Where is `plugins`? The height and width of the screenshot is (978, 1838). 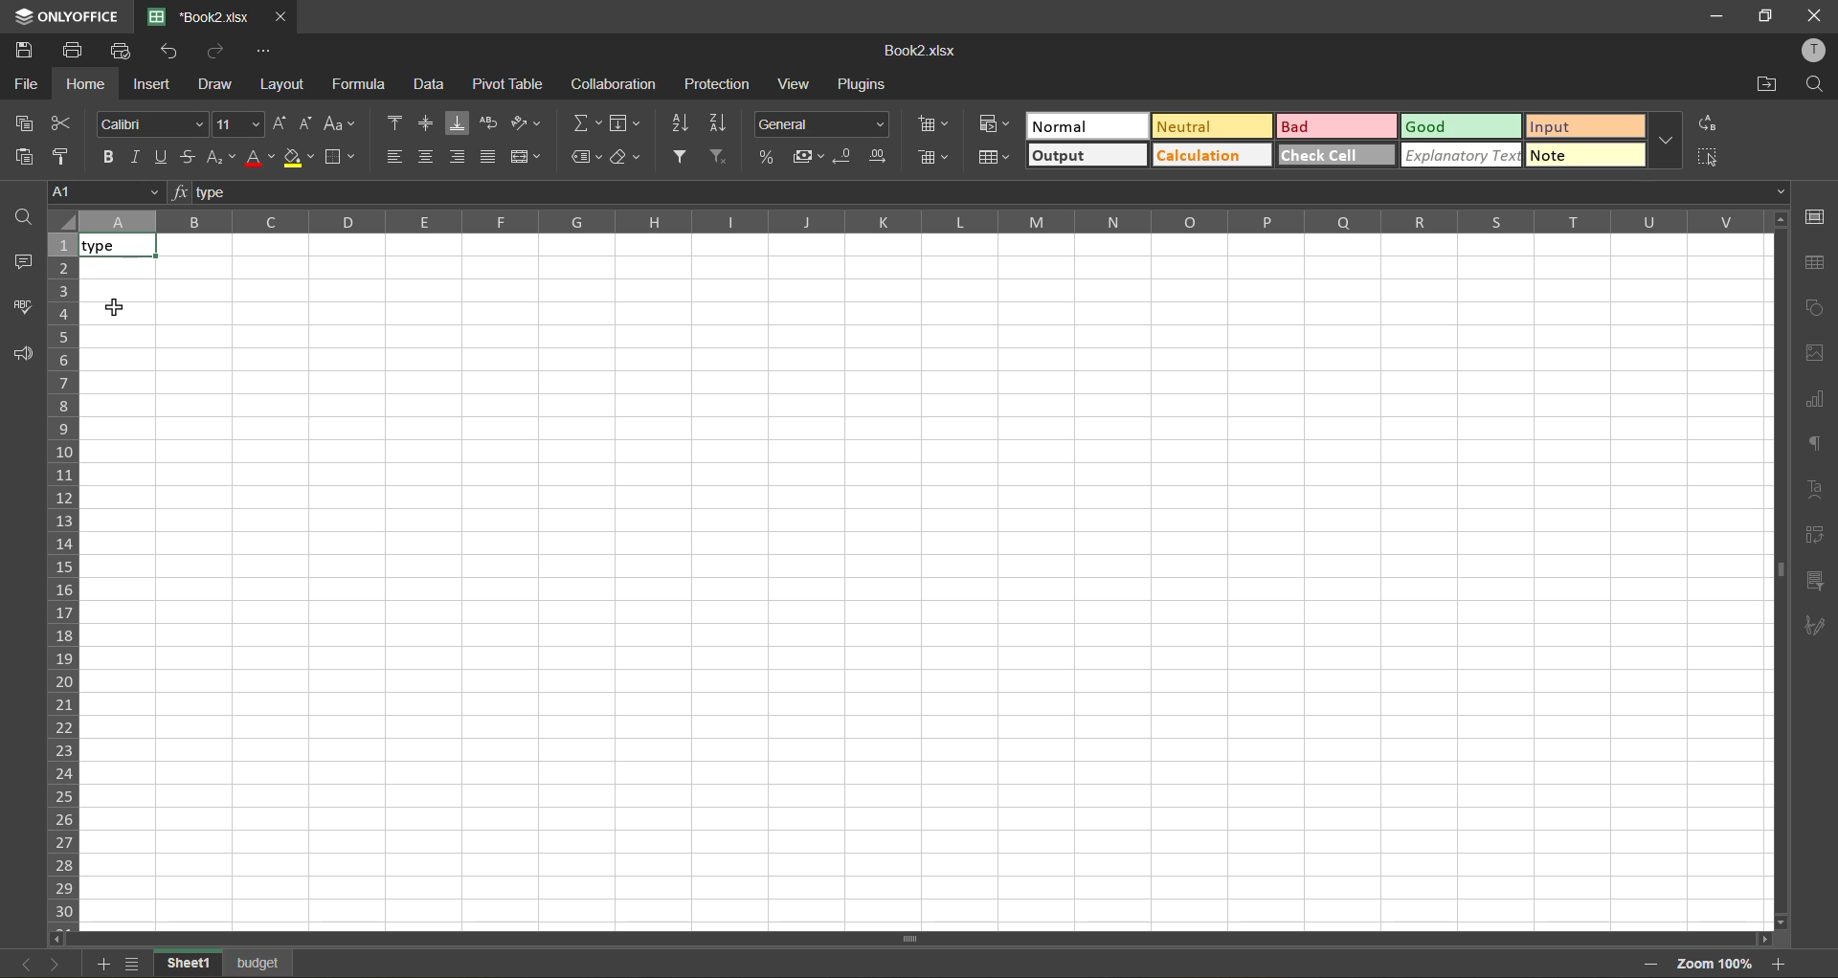
plugins is located at coordinates (866, 85).